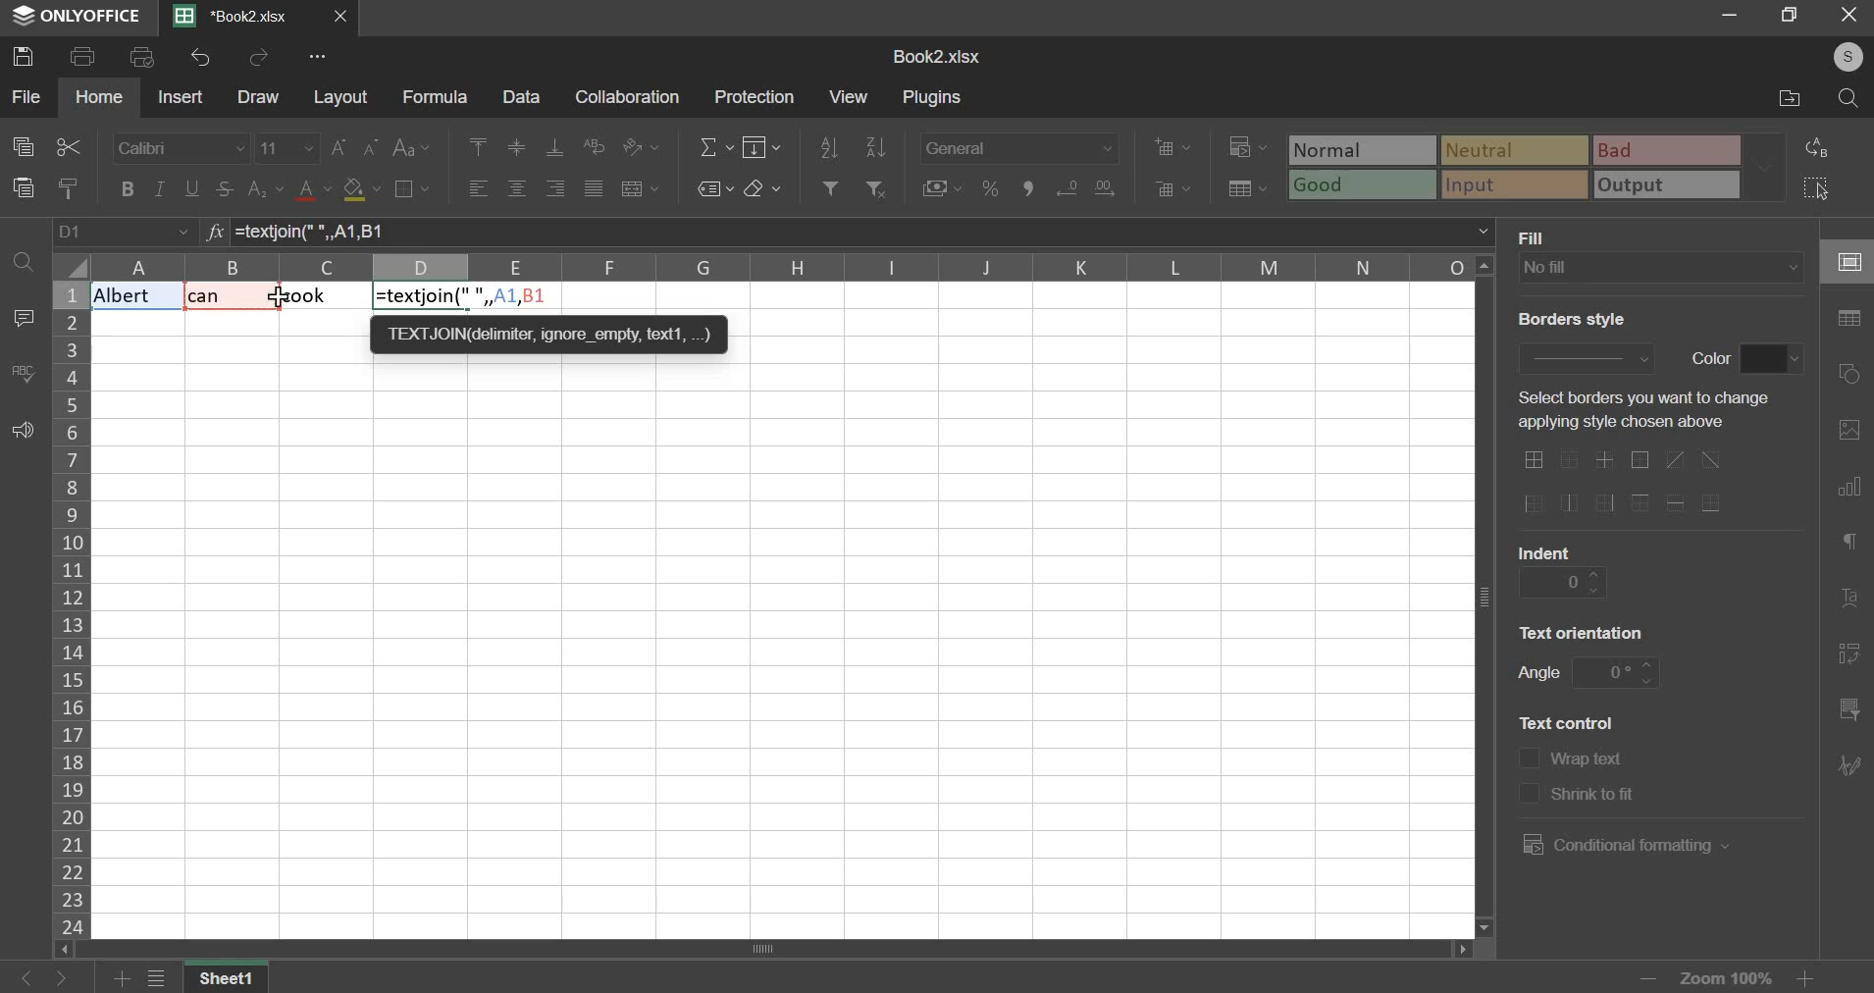  What do you see at coordinates (1173, 188) in the screenshot?
I see `delete cells` at bounding box center [1173, 188].